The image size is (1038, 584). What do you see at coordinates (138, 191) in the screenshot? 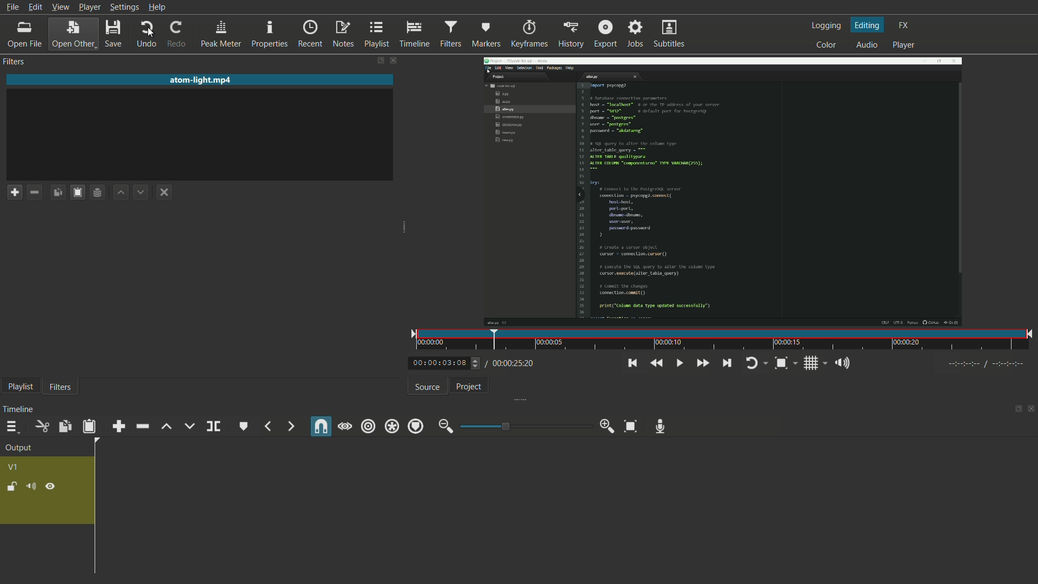
I see `Forward` at bounding box center [138, 191].